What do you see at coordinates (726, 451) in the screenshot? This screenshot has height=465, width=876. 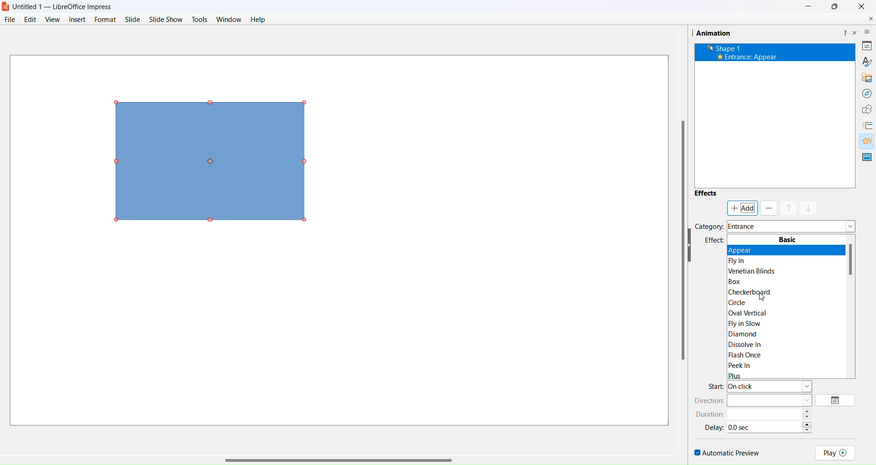 I see `automatic preview` at bounding box center [726, 451].